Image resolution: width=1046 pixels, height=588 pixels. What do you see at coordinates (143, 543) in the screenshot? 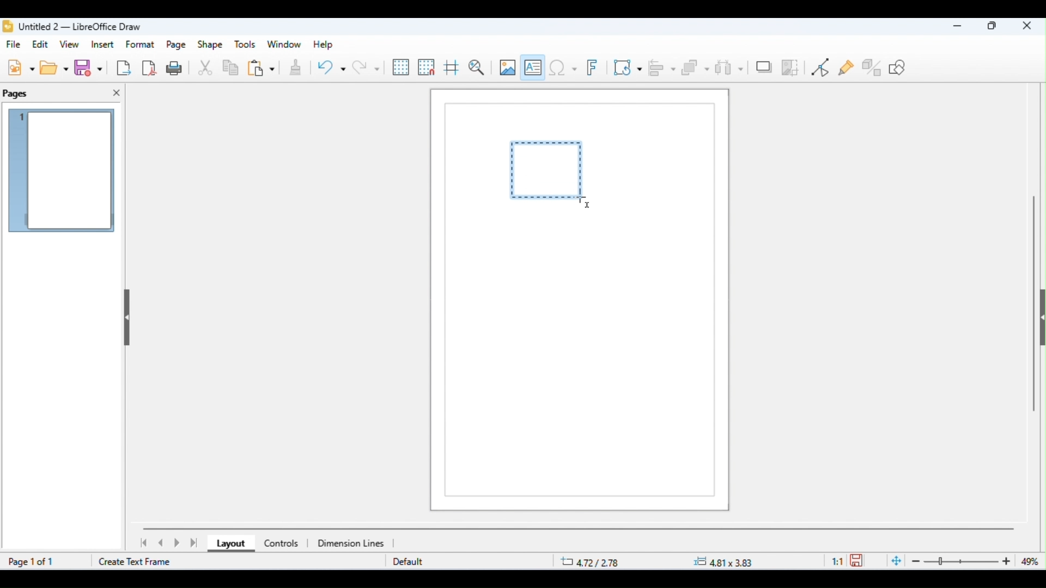
I see `first page` at bounding box center [143, 543].